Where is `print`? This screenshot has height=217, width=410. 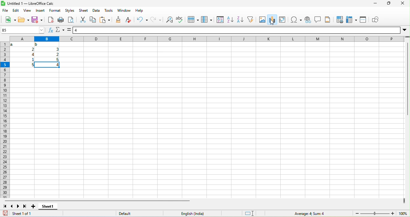
print is located at coordinates (61, 19).